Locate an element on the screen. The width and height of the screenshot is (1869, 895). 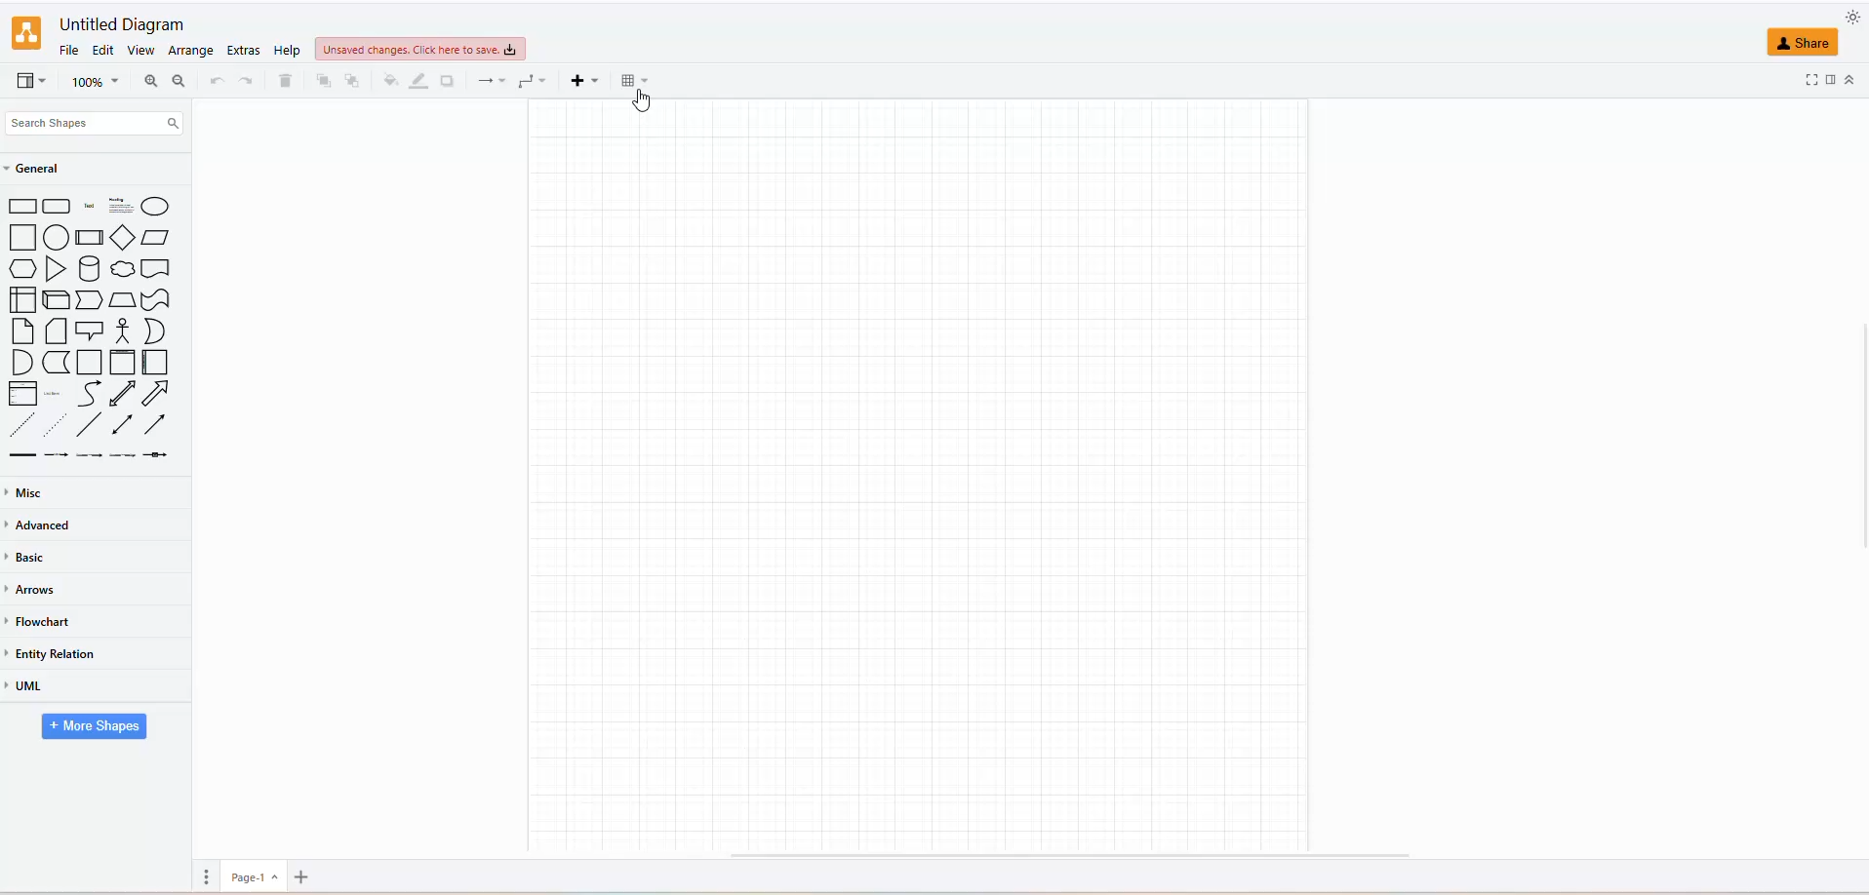
redo is located at coordinates (247, 81).